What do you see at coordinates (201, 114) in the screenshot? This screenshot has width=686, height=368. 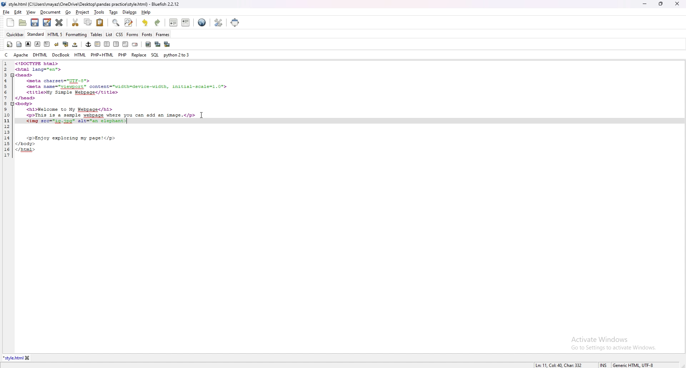 I see `cursor` at bounding box center [201, 114].